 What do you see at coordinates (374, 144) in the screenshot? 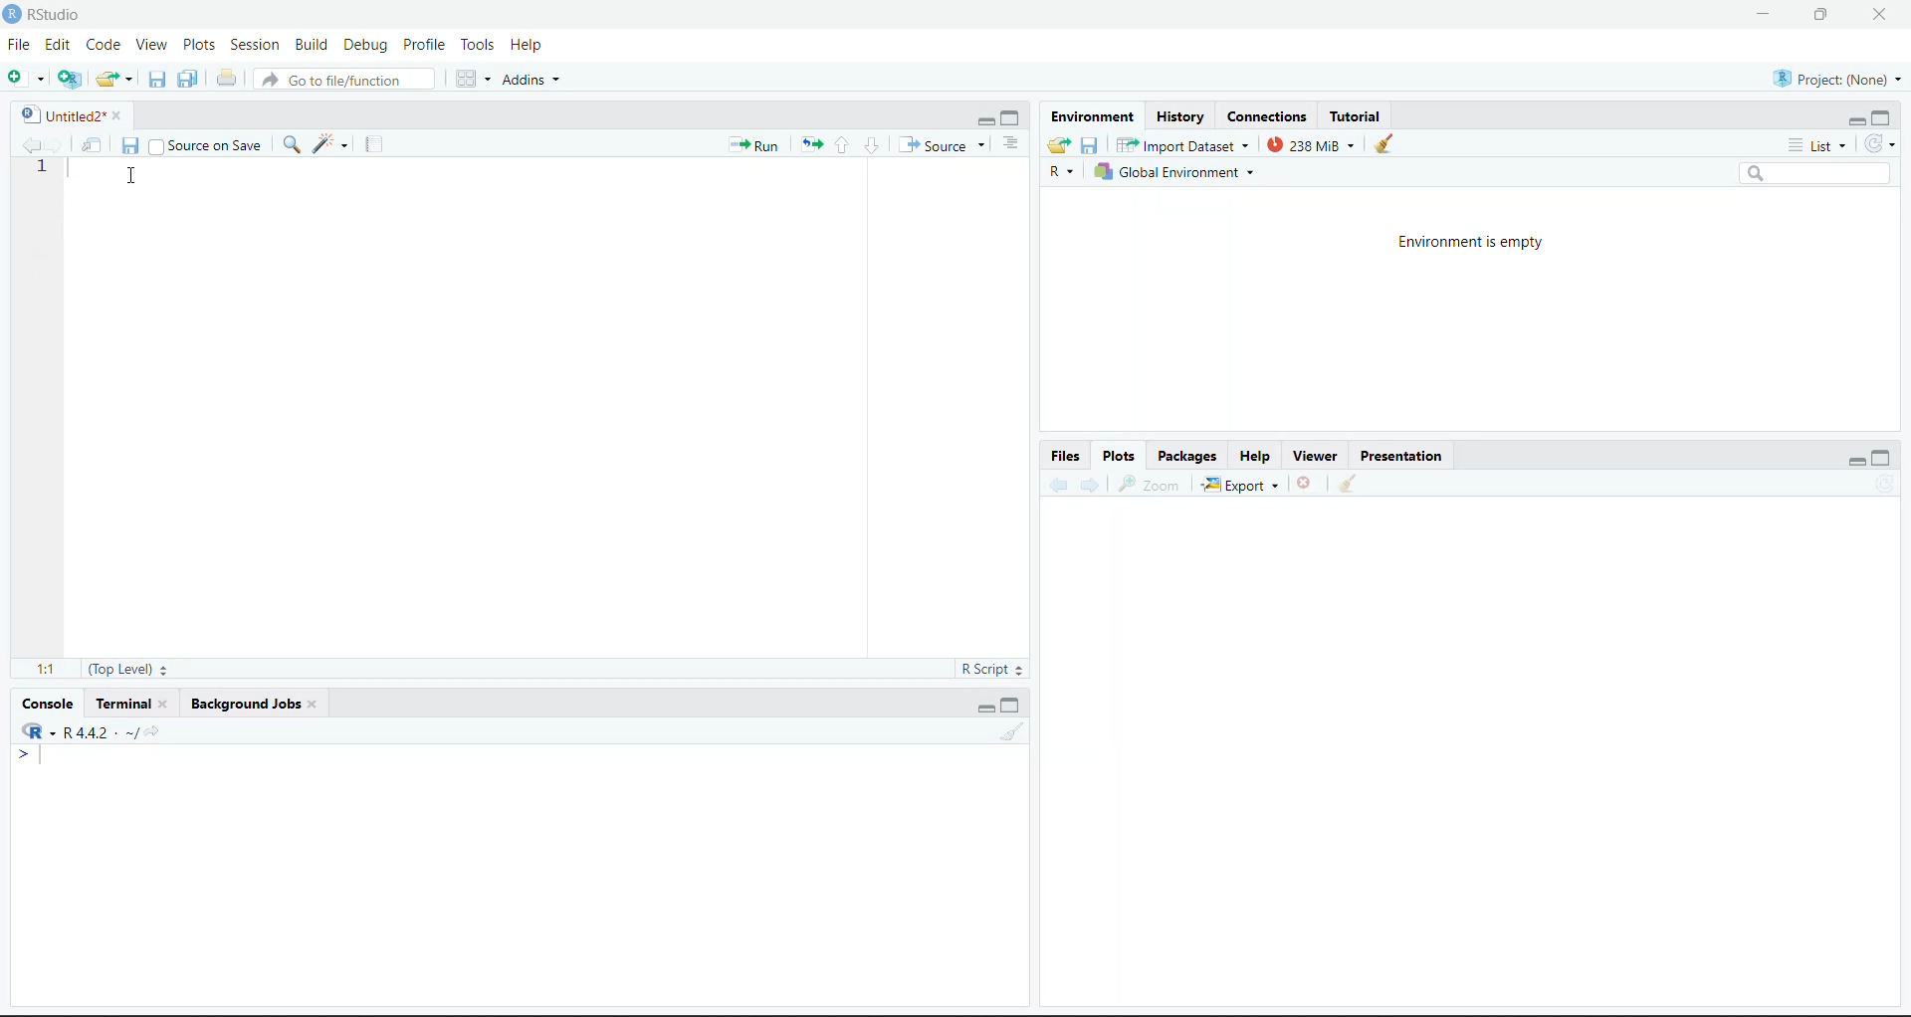
I see `compile report` at bounding box center [374, 144].